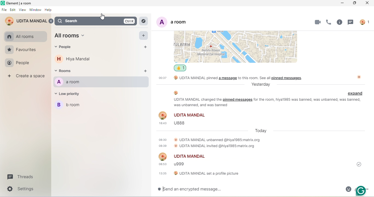  Describe the element at coordinates (49, 10) in the screenshot. I see `Help` at that location.